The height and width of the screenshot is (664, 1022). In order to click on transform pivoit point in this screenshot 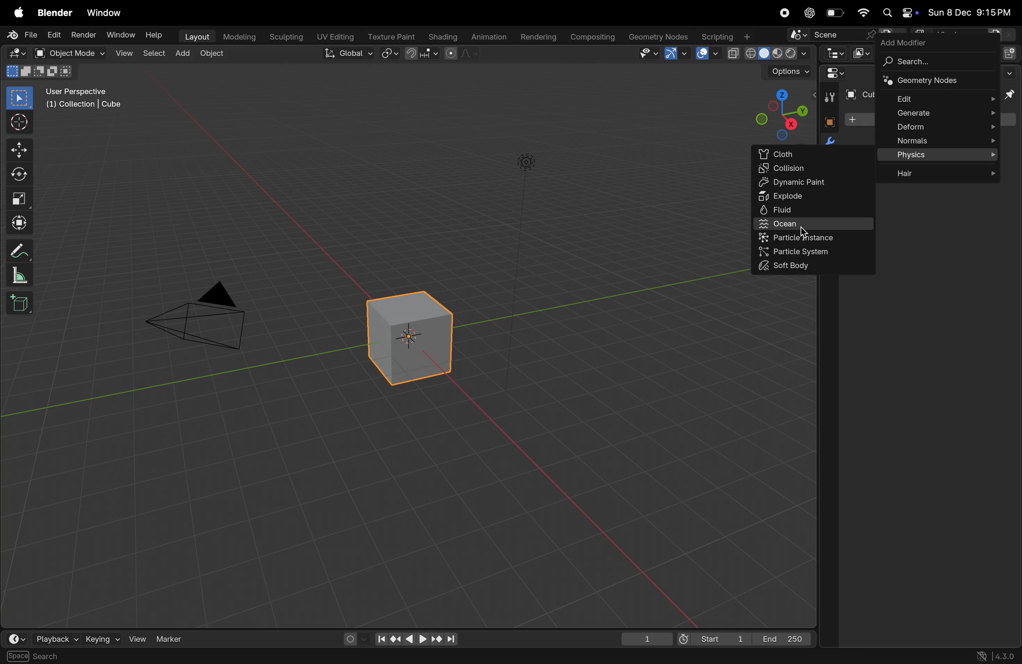, I will do `click(390, 54)`.